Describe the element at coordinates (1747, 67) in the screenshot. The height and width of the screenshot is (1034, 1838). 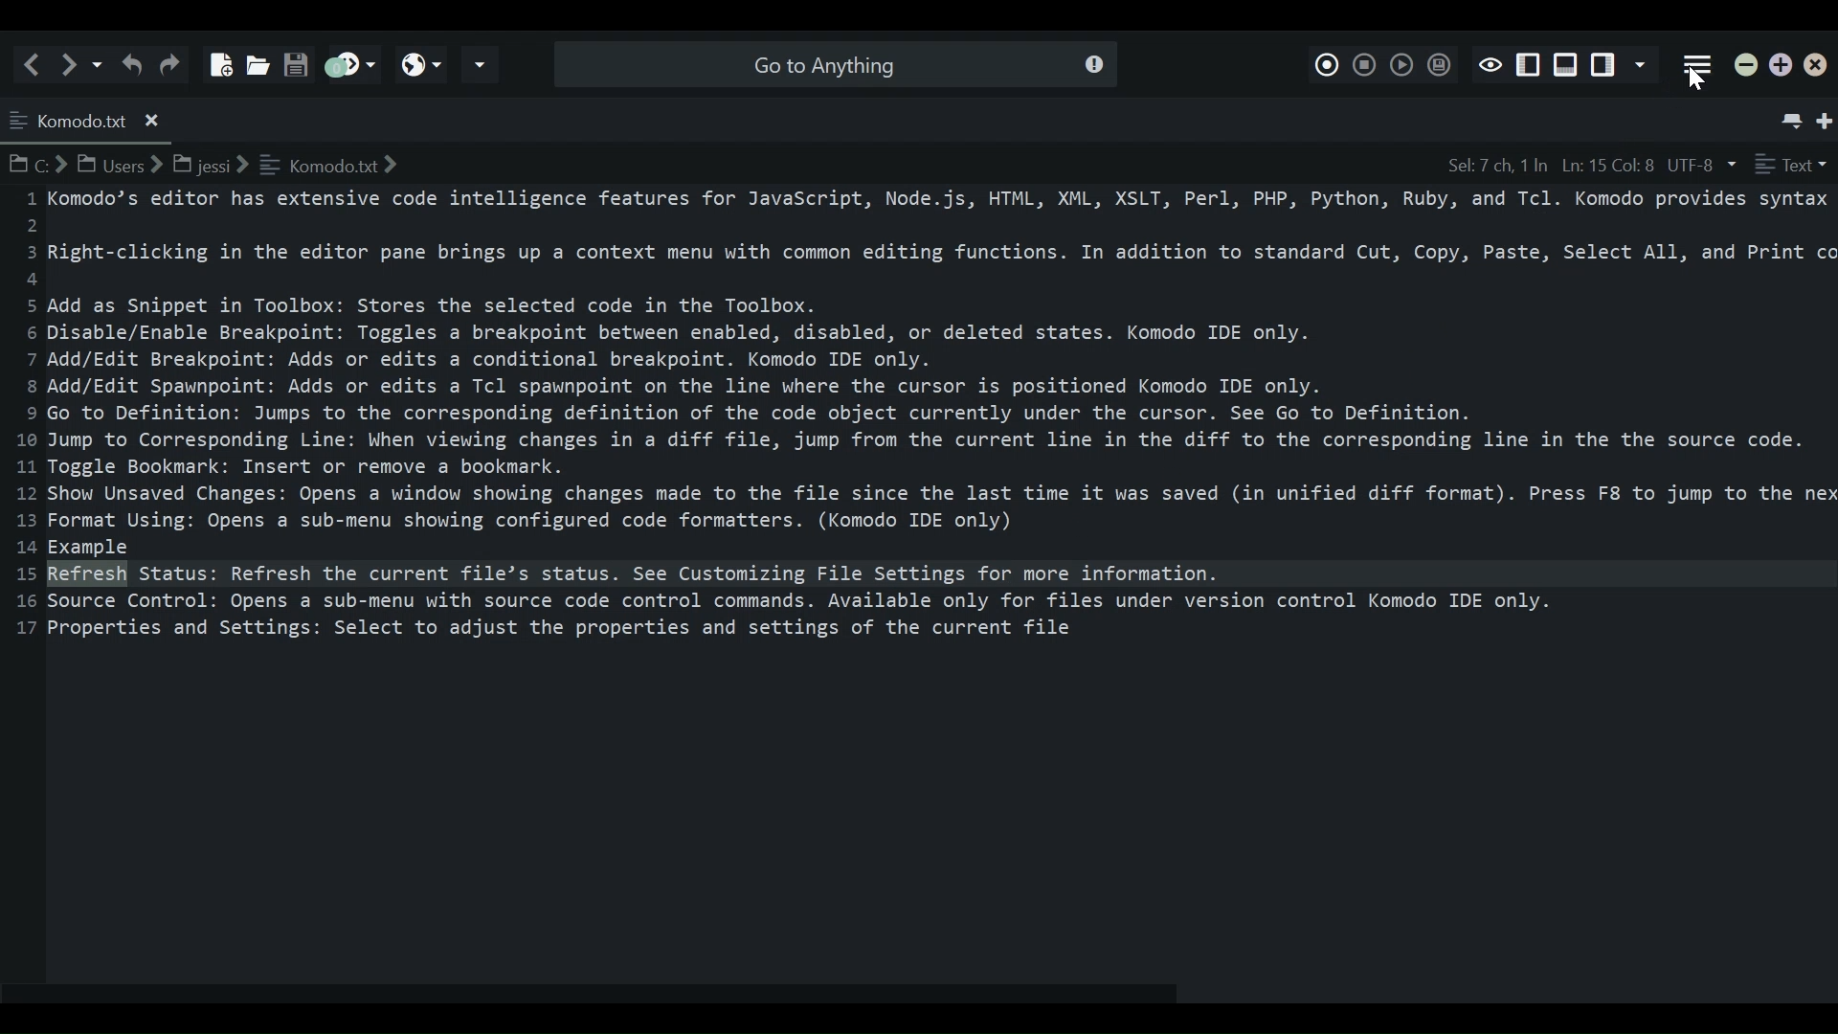
I see `minimize` at that location.